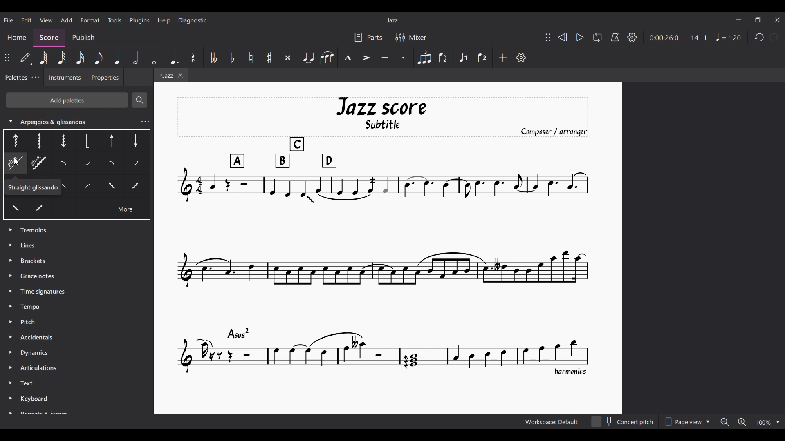 This screenshot has width=785, height=441. Describe the element at coordinates (40, 276) in the screenshot. I see `Grace Note` at that location.